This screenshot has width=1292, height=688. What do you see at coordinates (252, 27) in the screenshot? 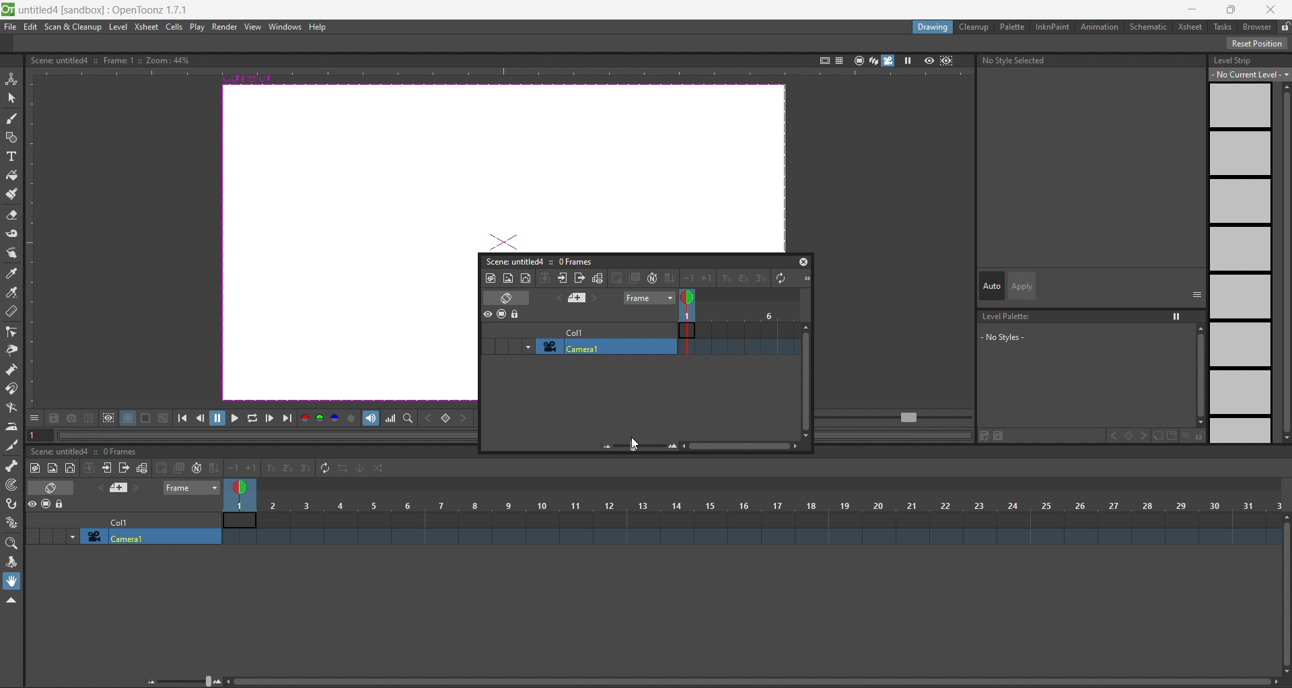
I see `view` at bounding box center [252, 27].